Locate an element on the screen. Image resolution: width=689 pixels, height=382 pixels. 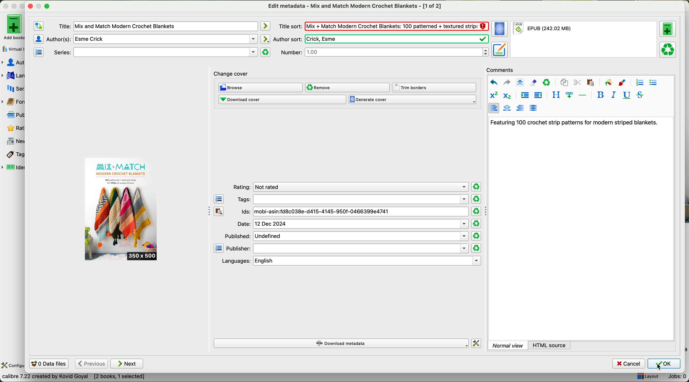
formats is located at coordinates (12, 102).